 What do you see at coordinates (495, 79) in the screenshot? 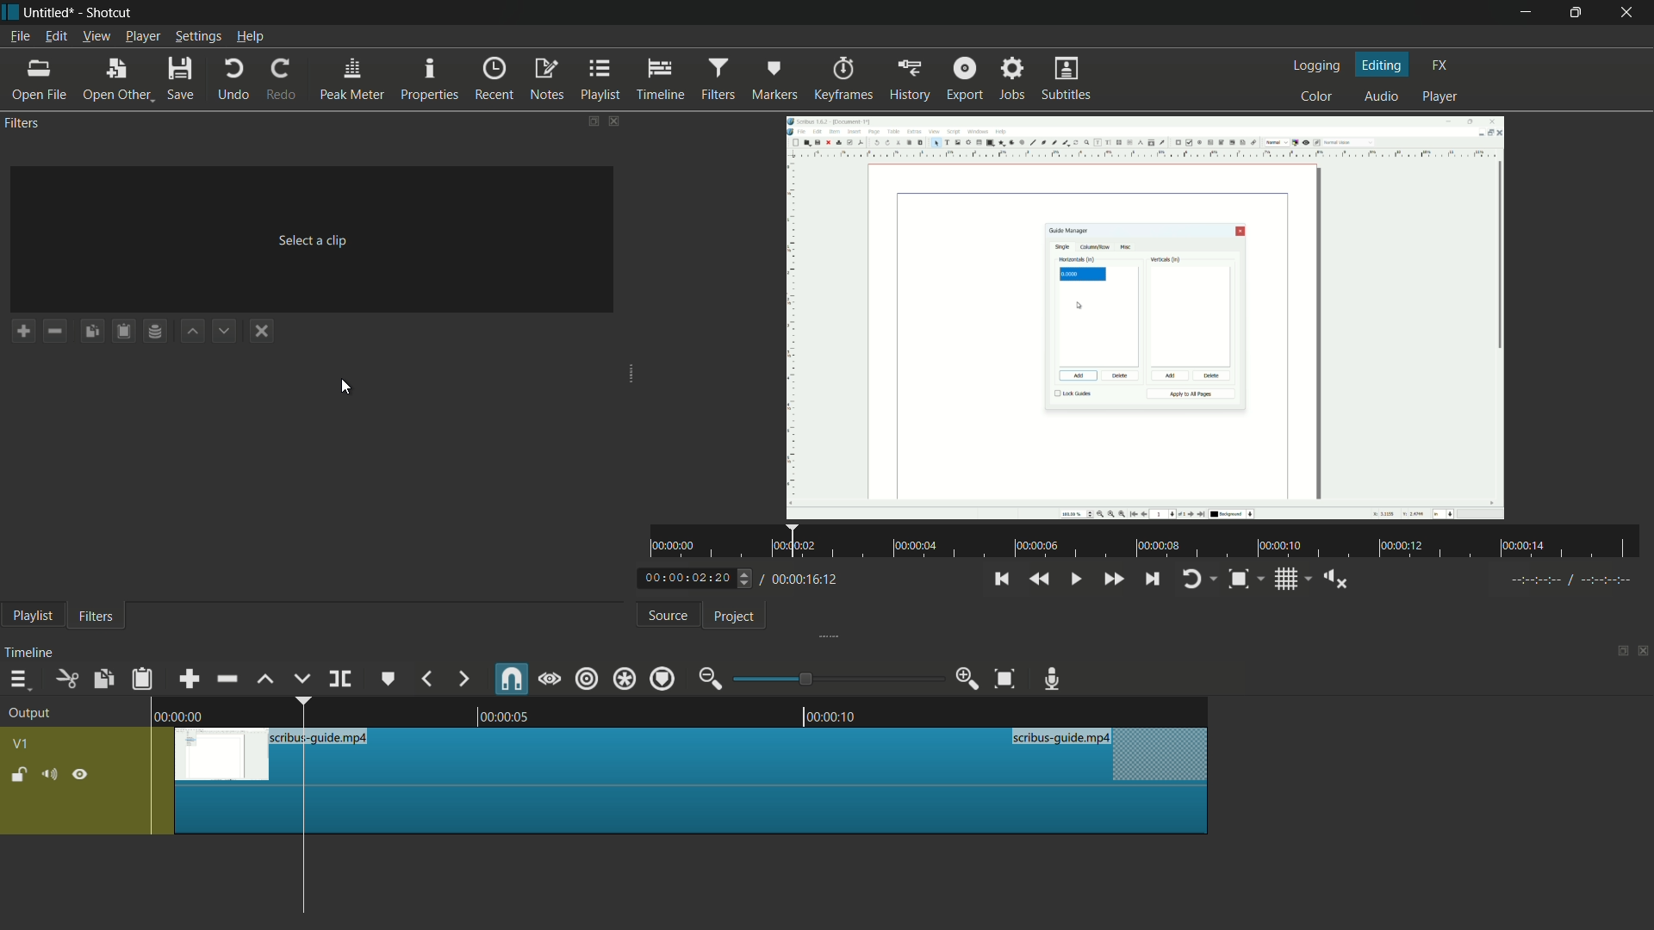
I see `recent` at bounding box center [495, 79].